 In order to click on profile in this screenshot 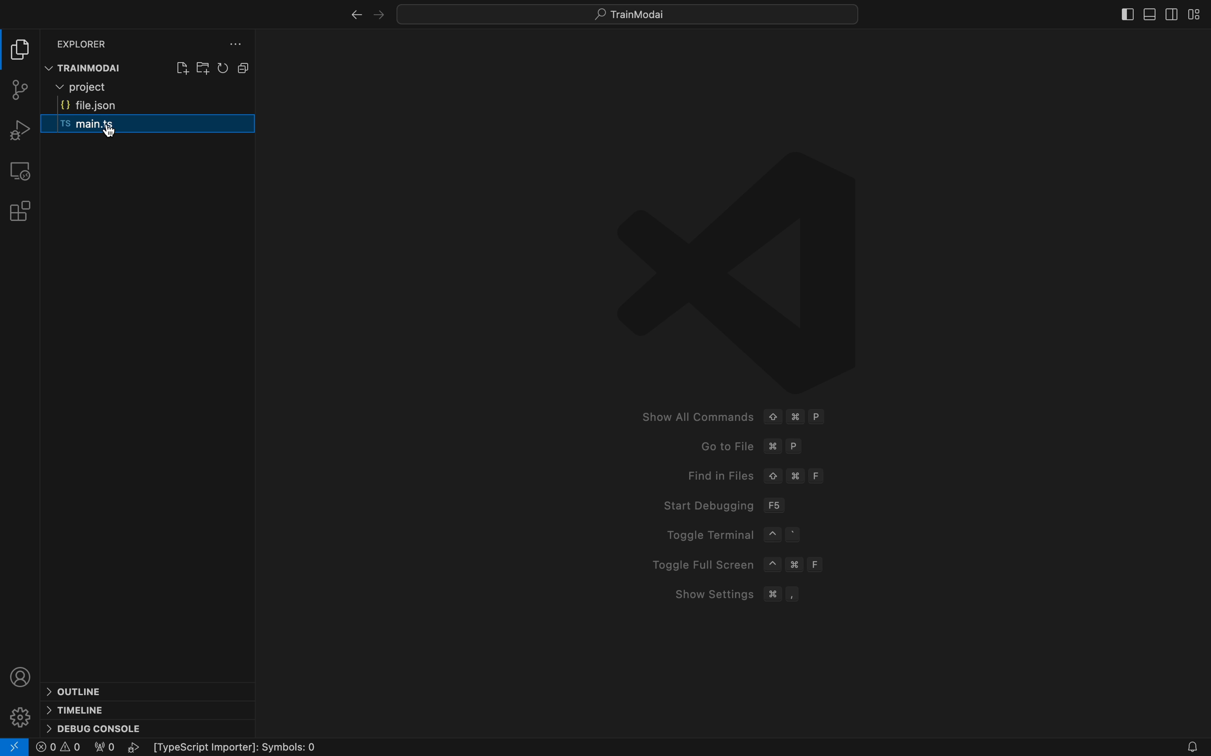, I will do `click(22, 678)`.